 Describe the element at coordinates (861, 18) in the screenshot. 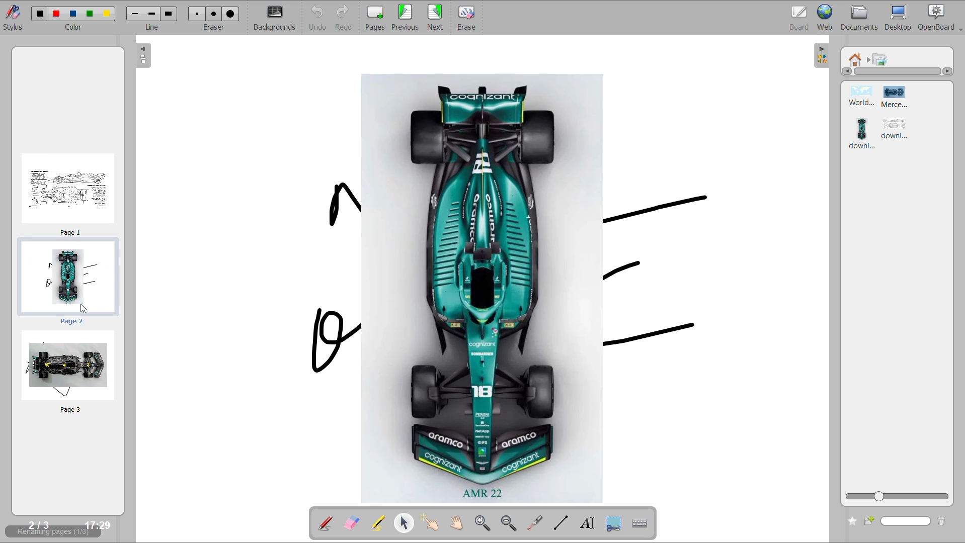

I see `documents` at that location.